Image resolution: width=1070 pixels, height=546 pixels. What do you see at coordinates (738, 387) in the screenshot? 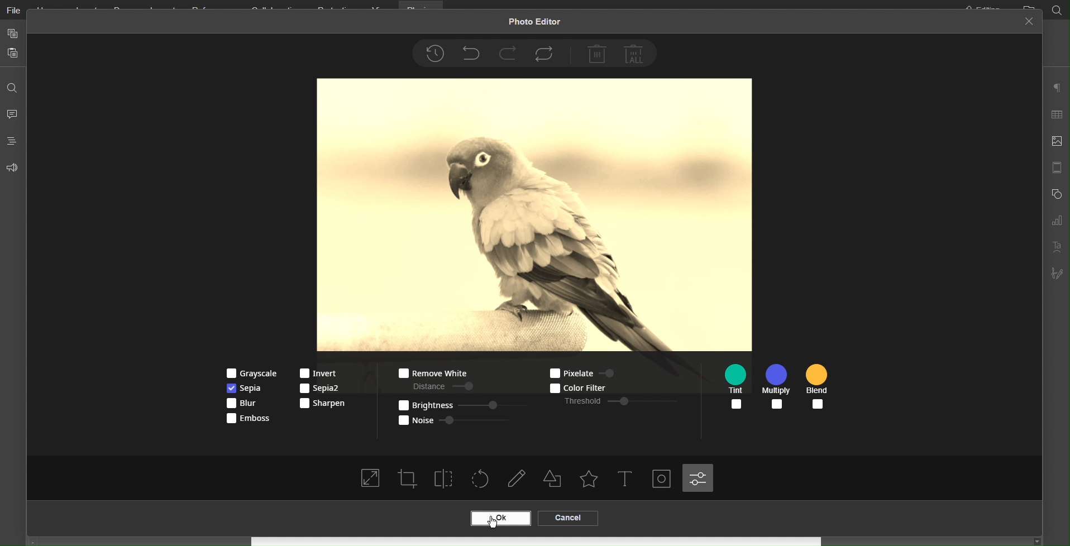
I see `Tint` at bounding box center [738, 387].